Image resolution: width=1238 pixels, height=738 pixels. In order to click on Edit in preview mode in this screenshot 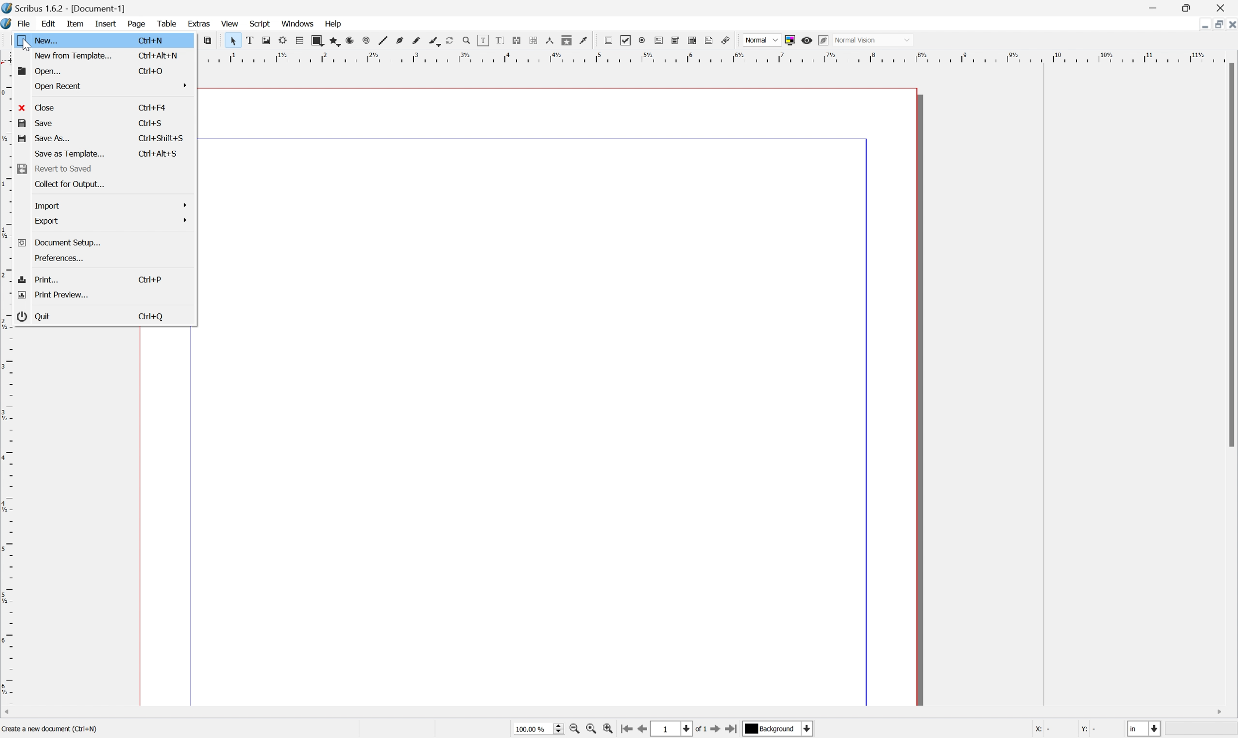, I will do `click(826, 40)`.